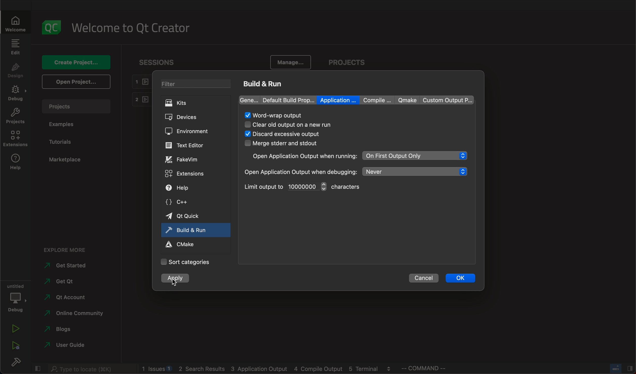 This screenshot has width=636, height=374. What do you see at coordinates (15, 347) in the screenshot?
I see `run debug` at bounding box center [15, 347].